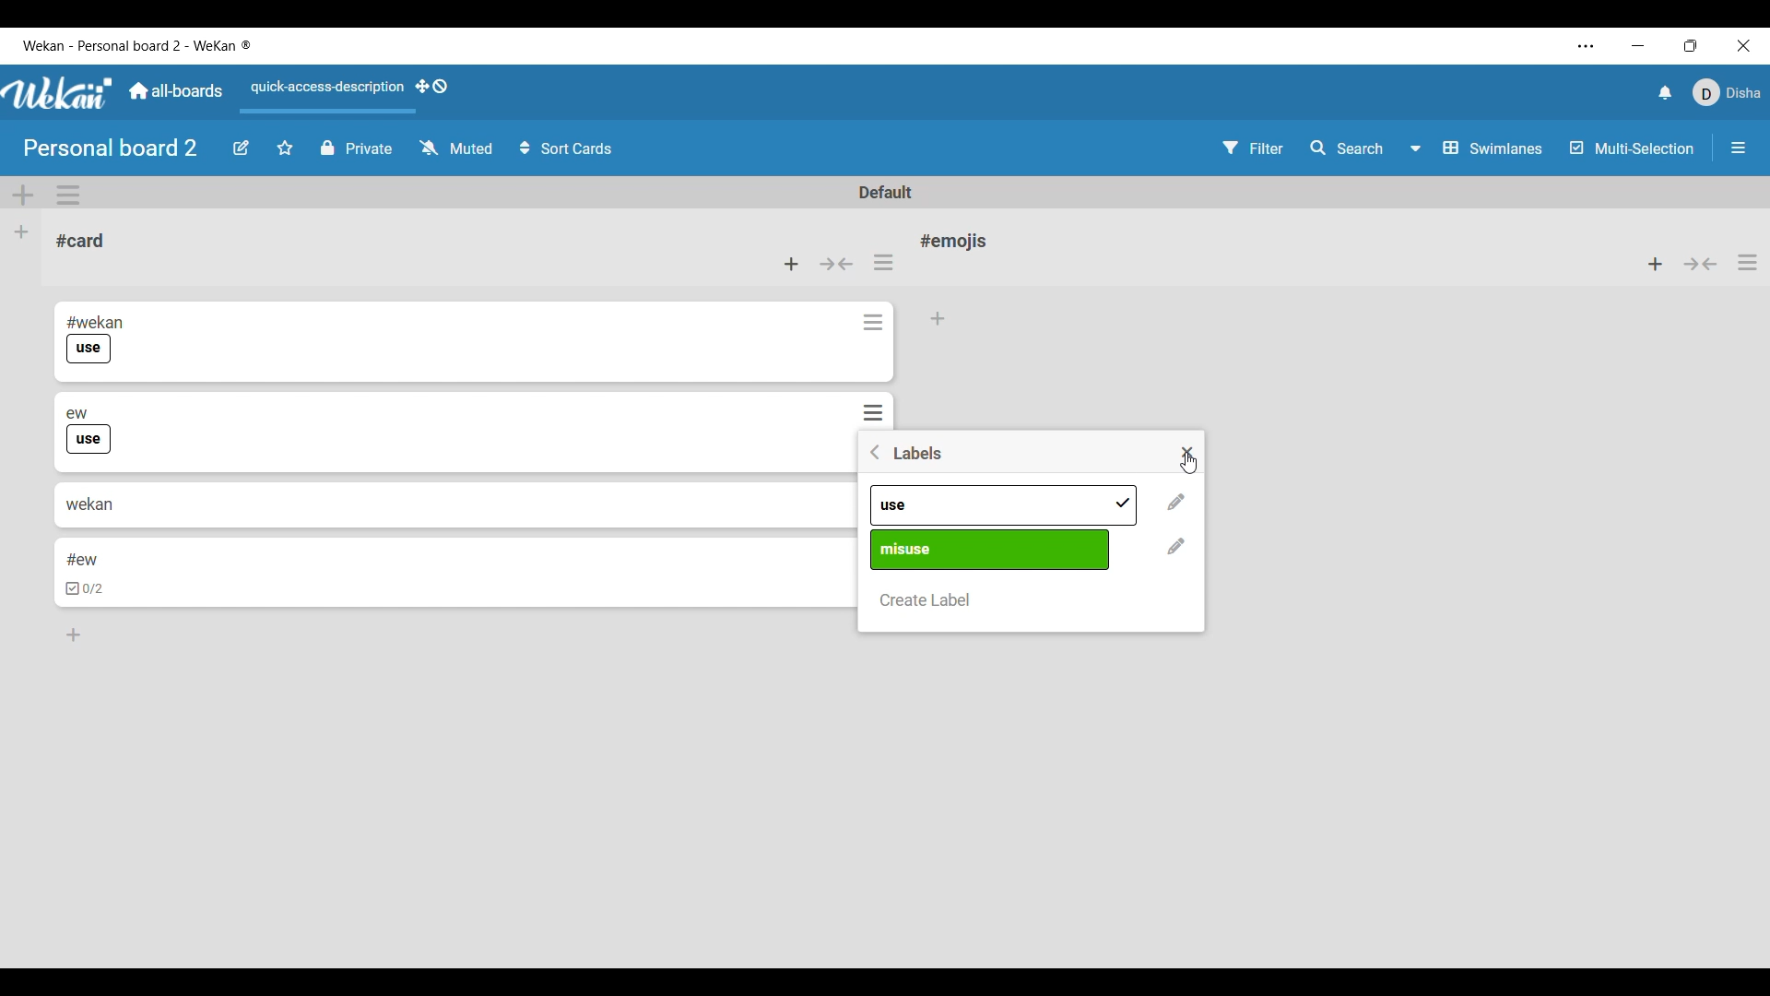 This screenshot has height=996, width=1770. Describe the element at coordinates (88, 503) in the screenshot. I see `wekan` at that location.